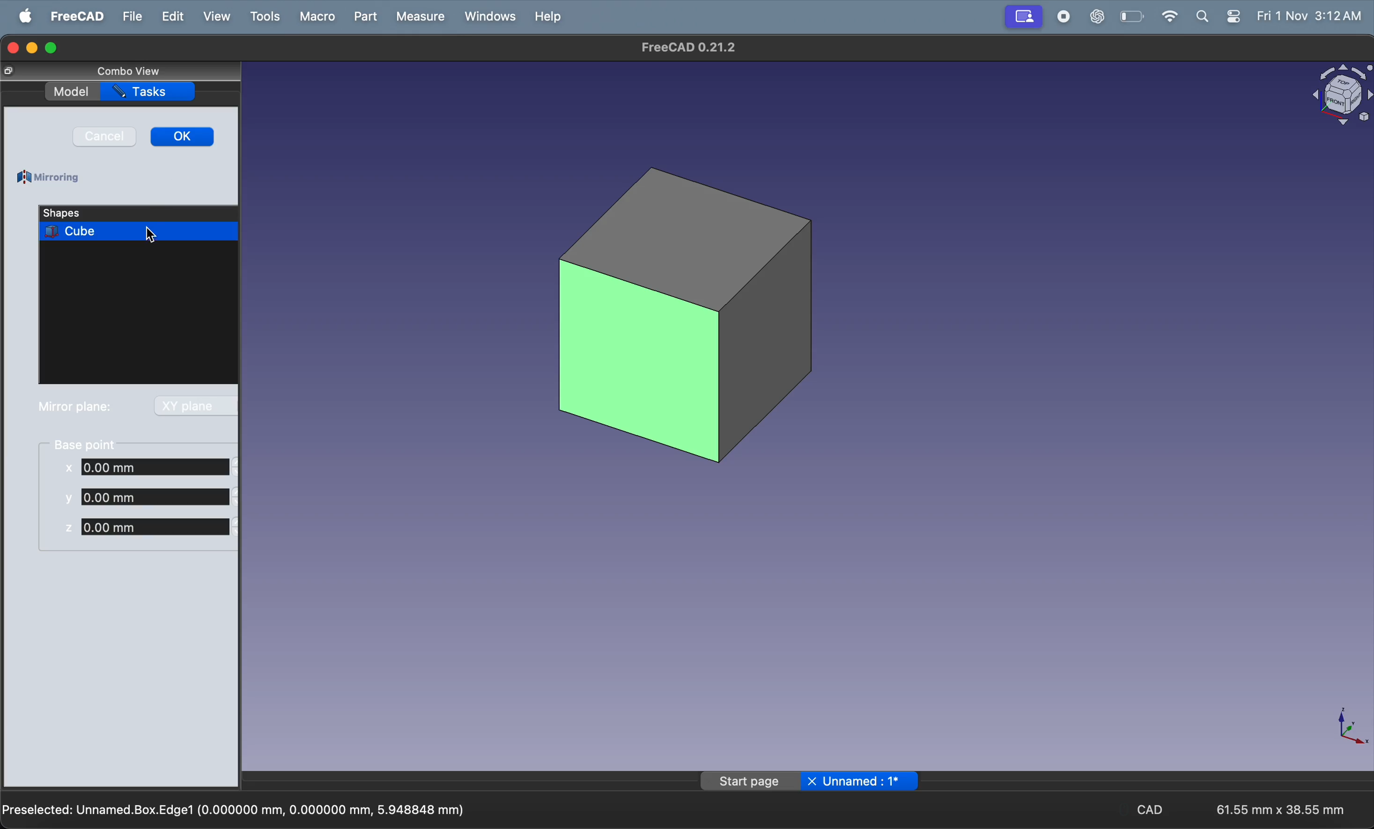 This screenshot has height=829, width=1374. What do you see at coordinates (130, 17) in the screenshot?
I see `file` at bounding box center [130, 17].